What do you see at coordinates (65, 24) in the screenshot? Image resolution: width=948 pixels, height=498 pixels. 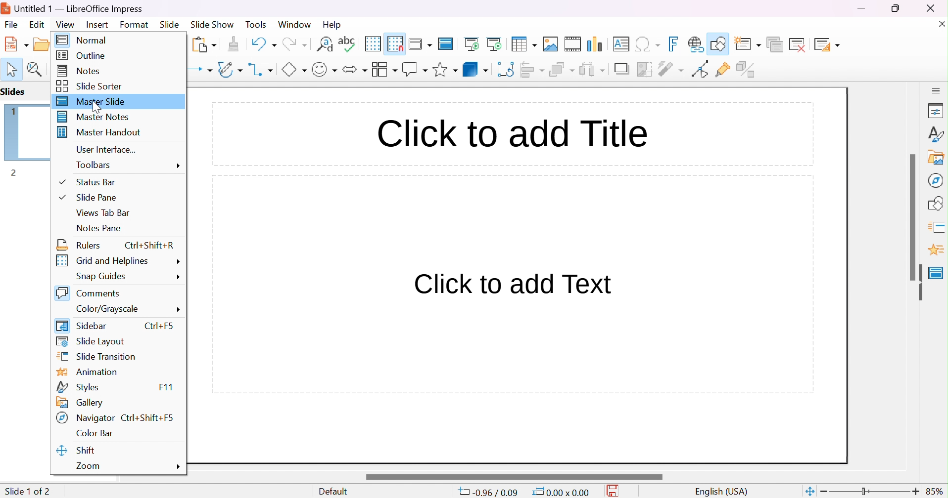 I see `view` at bounding box center [65, 24].